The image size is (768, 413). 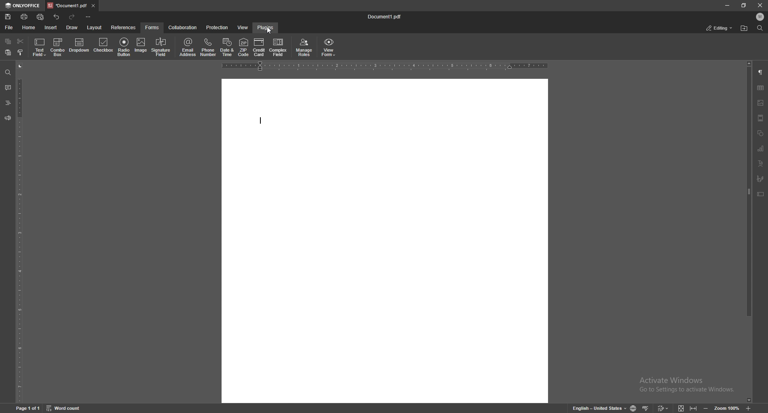 I want to click on phone number, so click(x=208, y=48).